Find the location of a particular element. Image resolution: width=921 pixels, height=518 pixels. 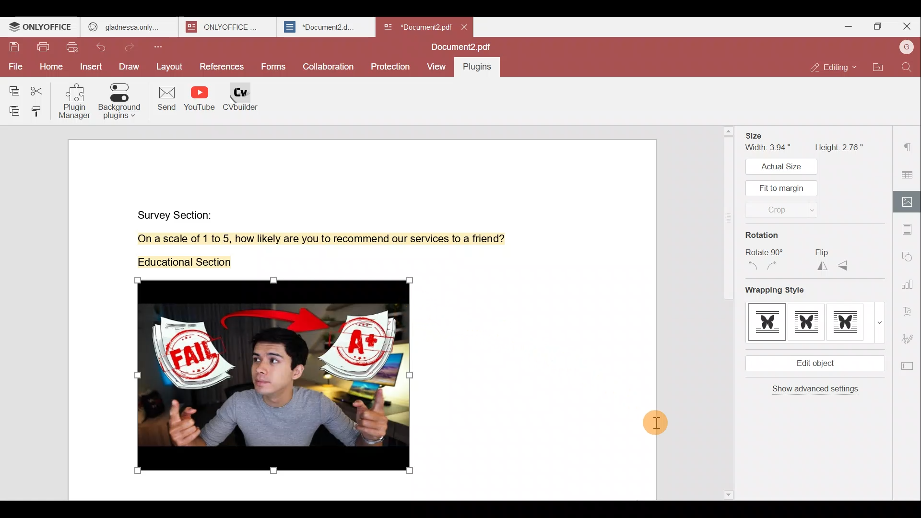

Editing mode is located at coordinates (835, 67).